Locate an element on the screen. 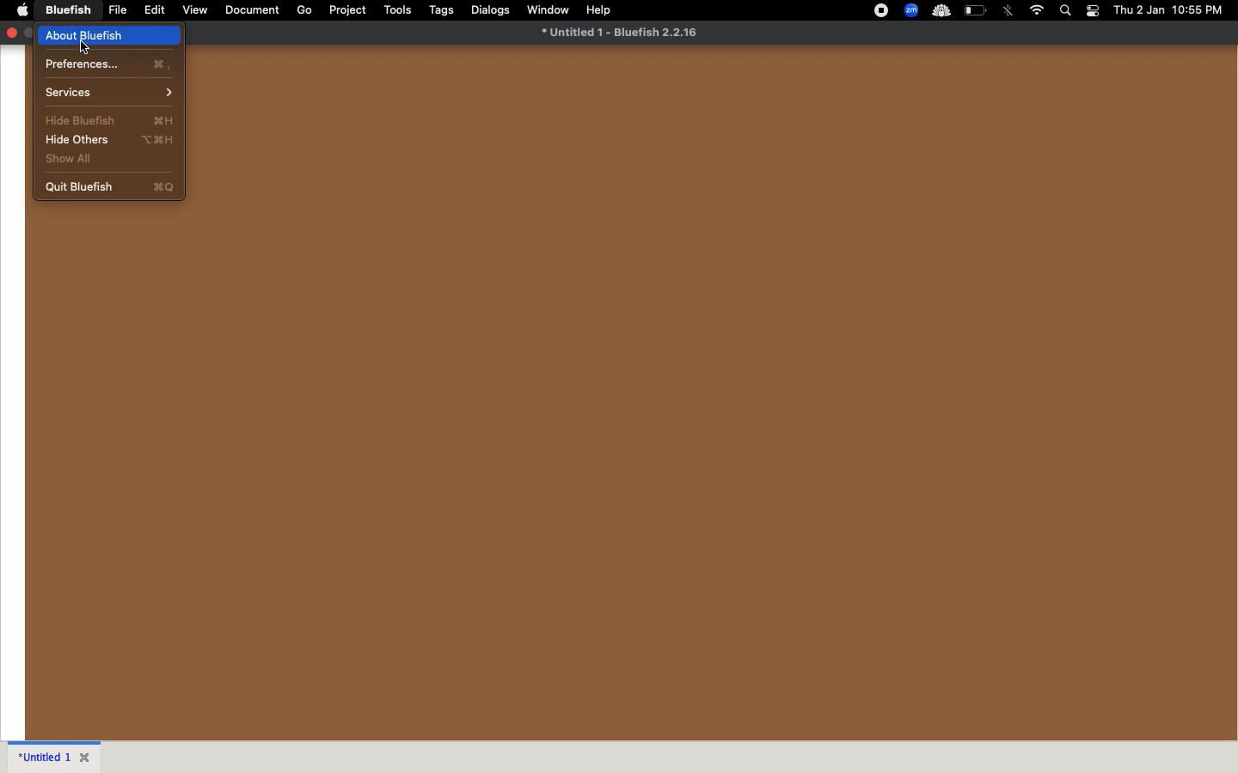  dialogs is located at coordinates (492, 9).